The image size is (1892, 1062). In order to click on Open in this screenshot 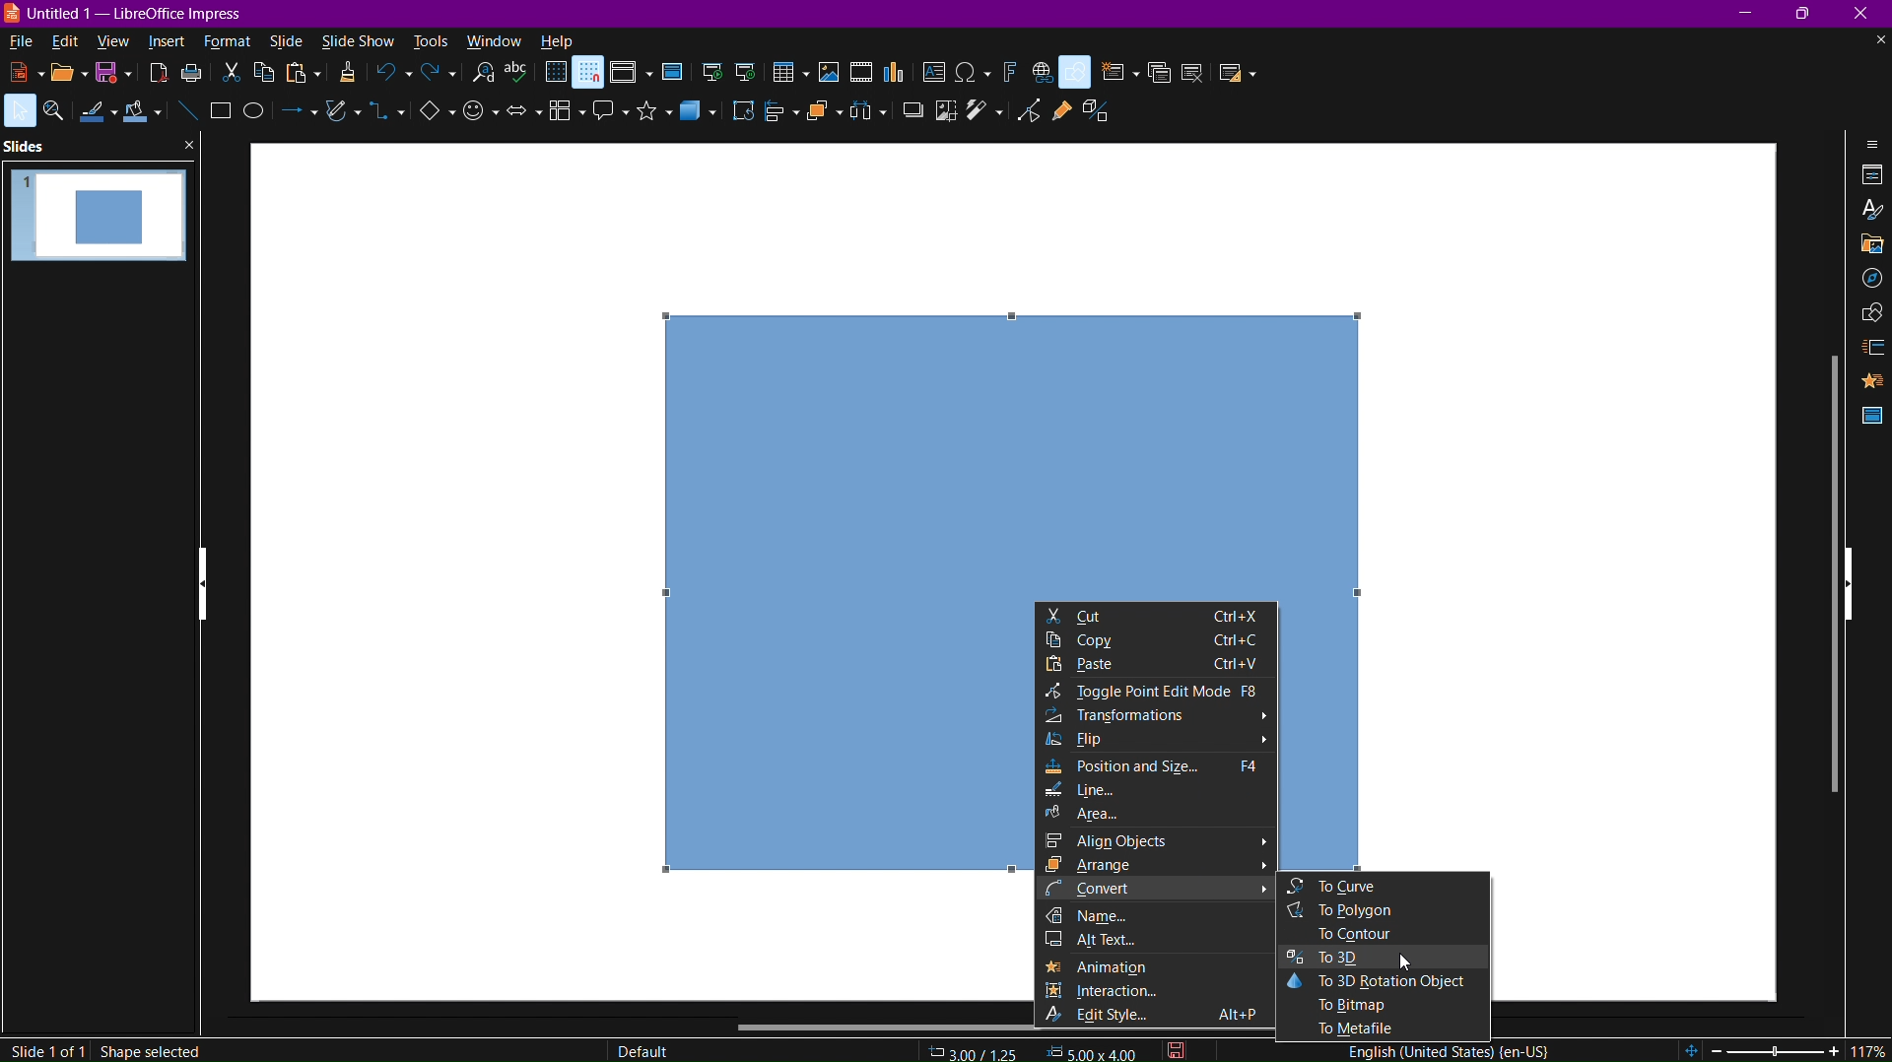, I will do `click(64, 74)`.